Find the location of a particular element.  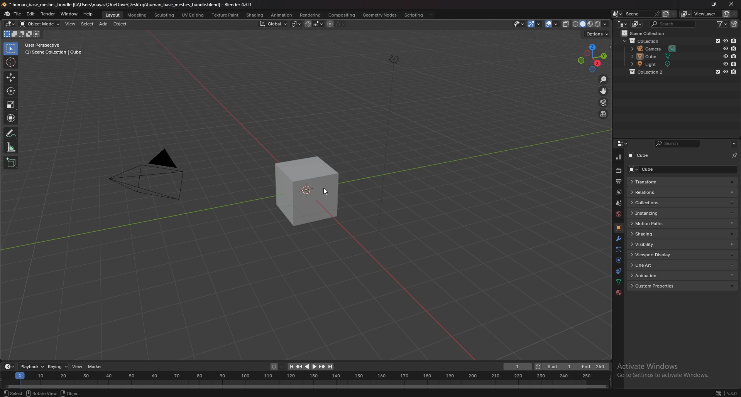

render is located at coordinates (618, 171).